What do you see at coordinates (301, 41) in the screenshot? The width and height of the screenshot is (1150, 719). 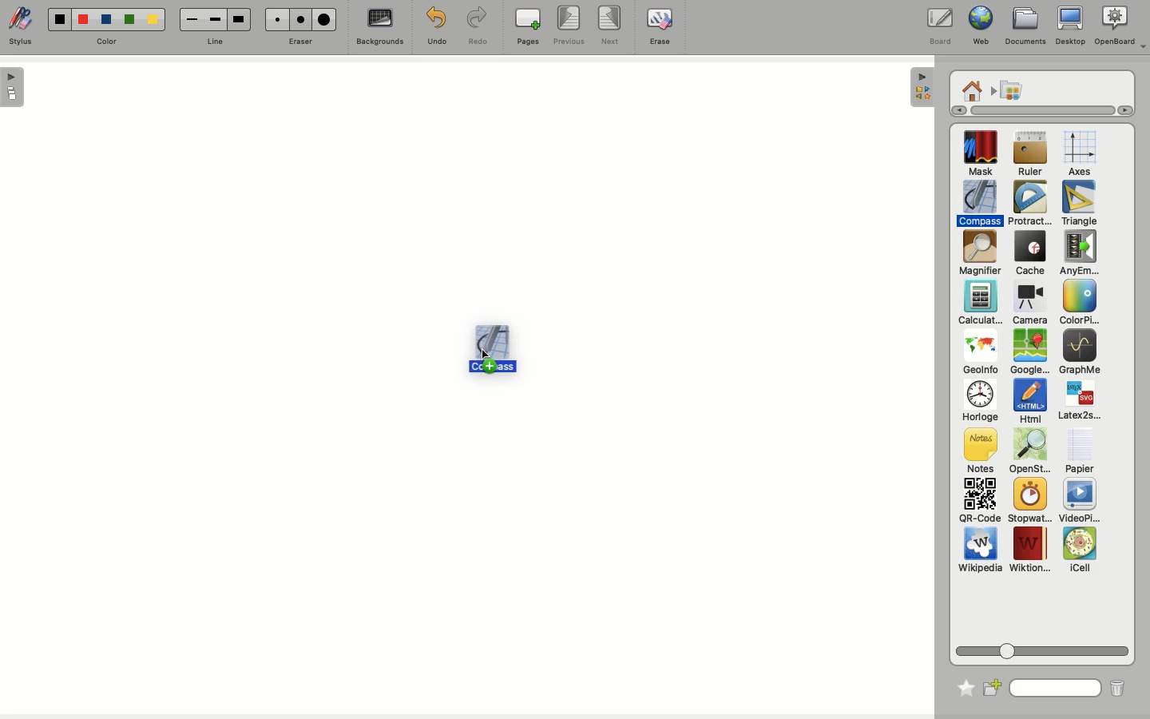 I see `Eraser` at bounding box center [301, 41].